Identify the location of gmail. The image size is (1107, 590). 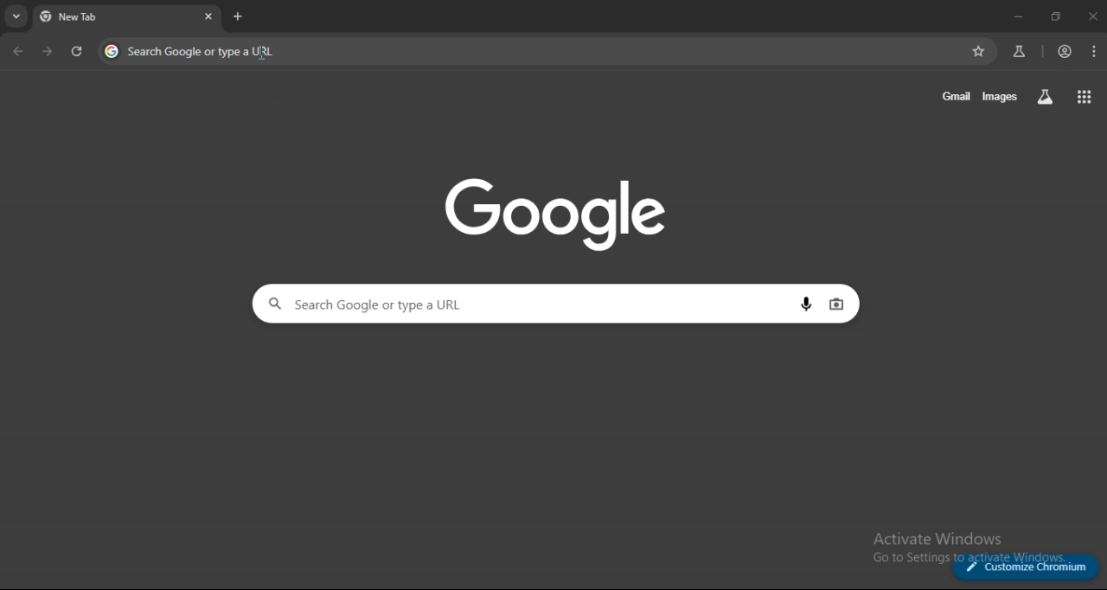
(955, 98).